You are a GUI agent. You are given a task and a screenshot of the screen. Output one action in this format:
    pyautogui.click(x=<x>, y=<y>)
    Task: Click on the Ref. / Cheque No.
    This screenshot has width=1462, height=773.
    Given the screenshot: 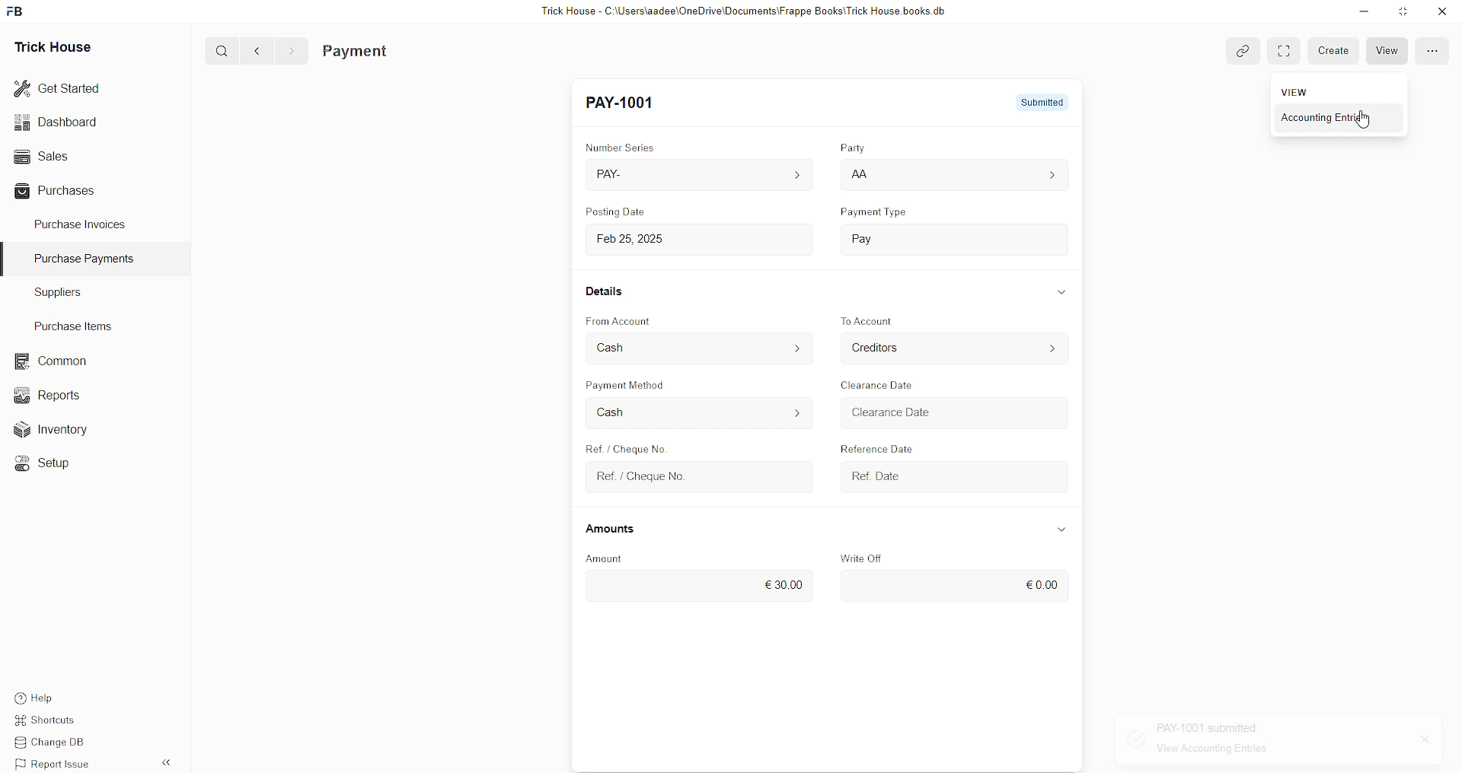 What is the action you would take?
    pyautogui.click(x=656, y=477)
    